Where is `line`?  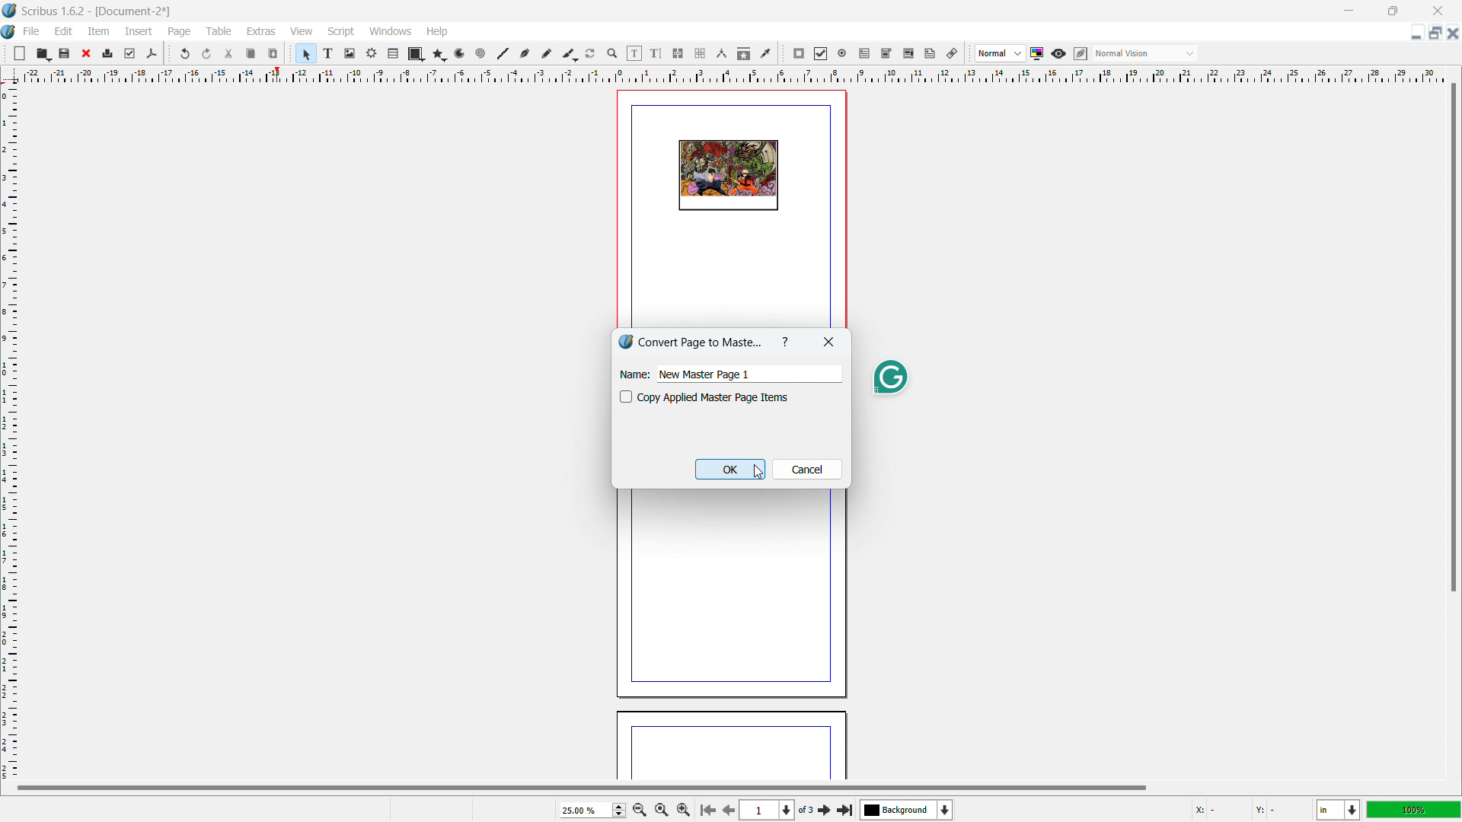 line is located at coordinates (502, 54).